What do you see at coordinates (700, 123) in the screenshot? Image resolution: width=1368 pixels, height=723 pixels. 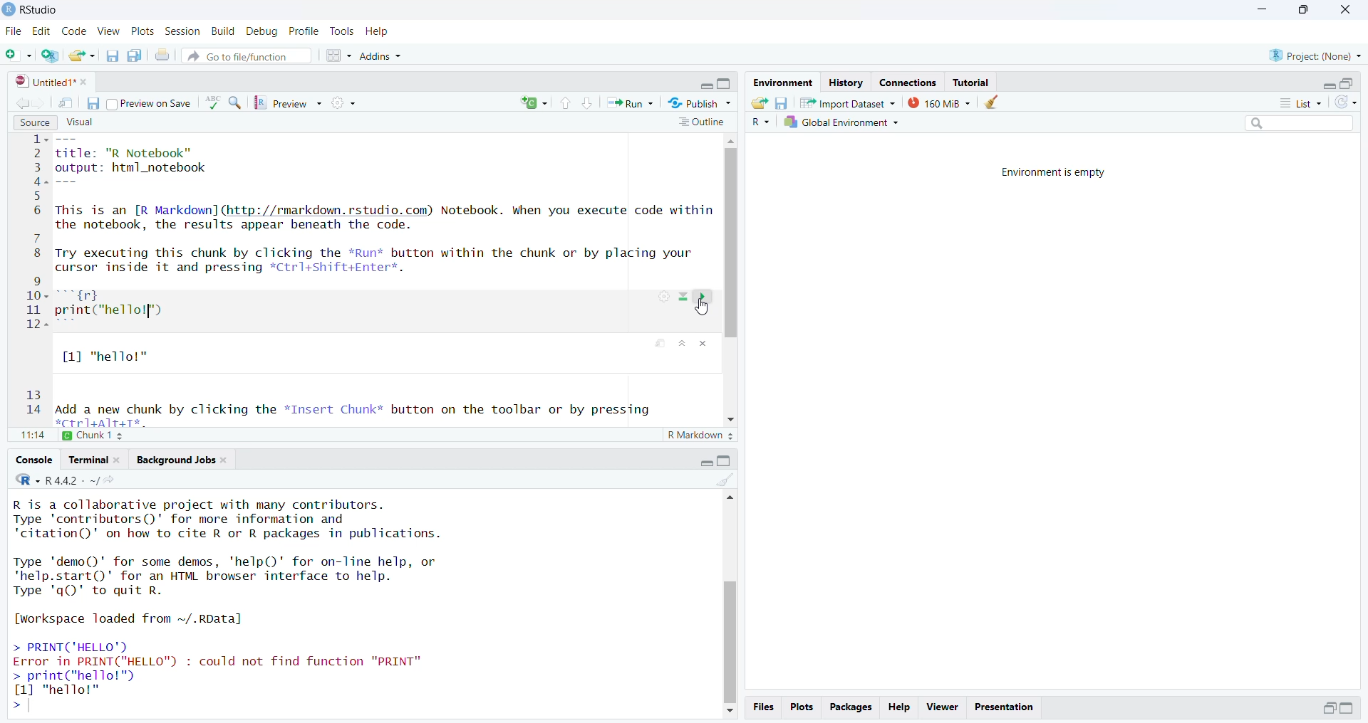 I see `outline` at bounding box center [700, 123].